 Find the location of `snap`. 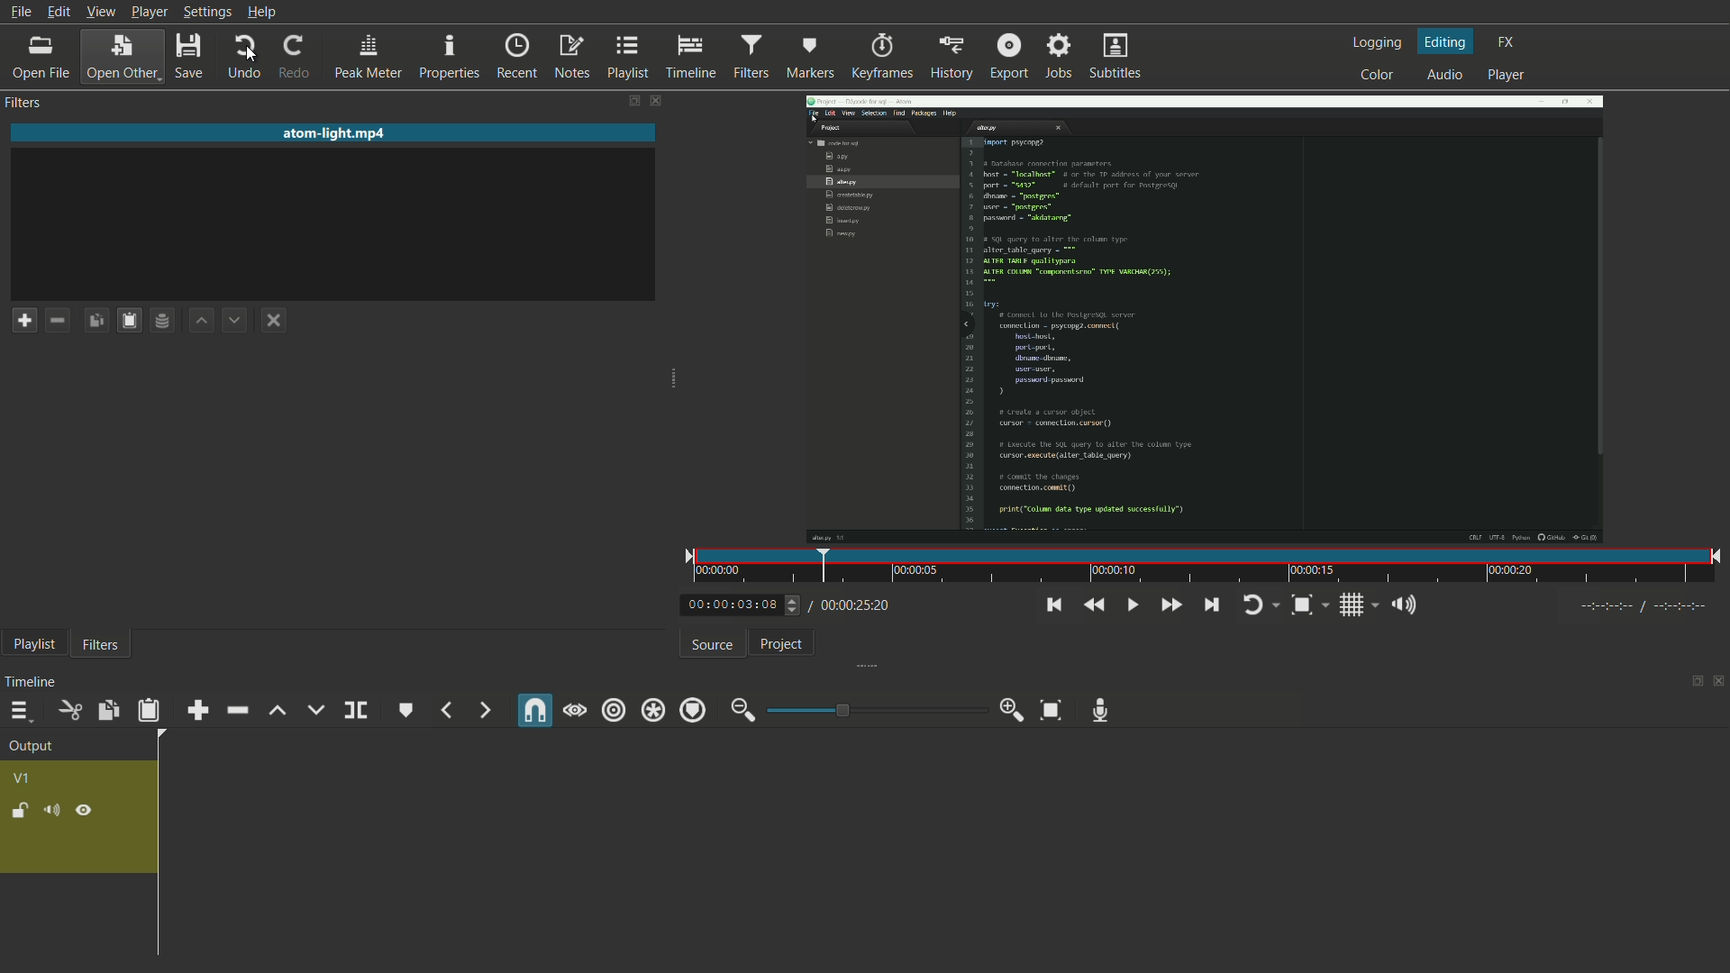

snap is located at coordinates (533, 710).